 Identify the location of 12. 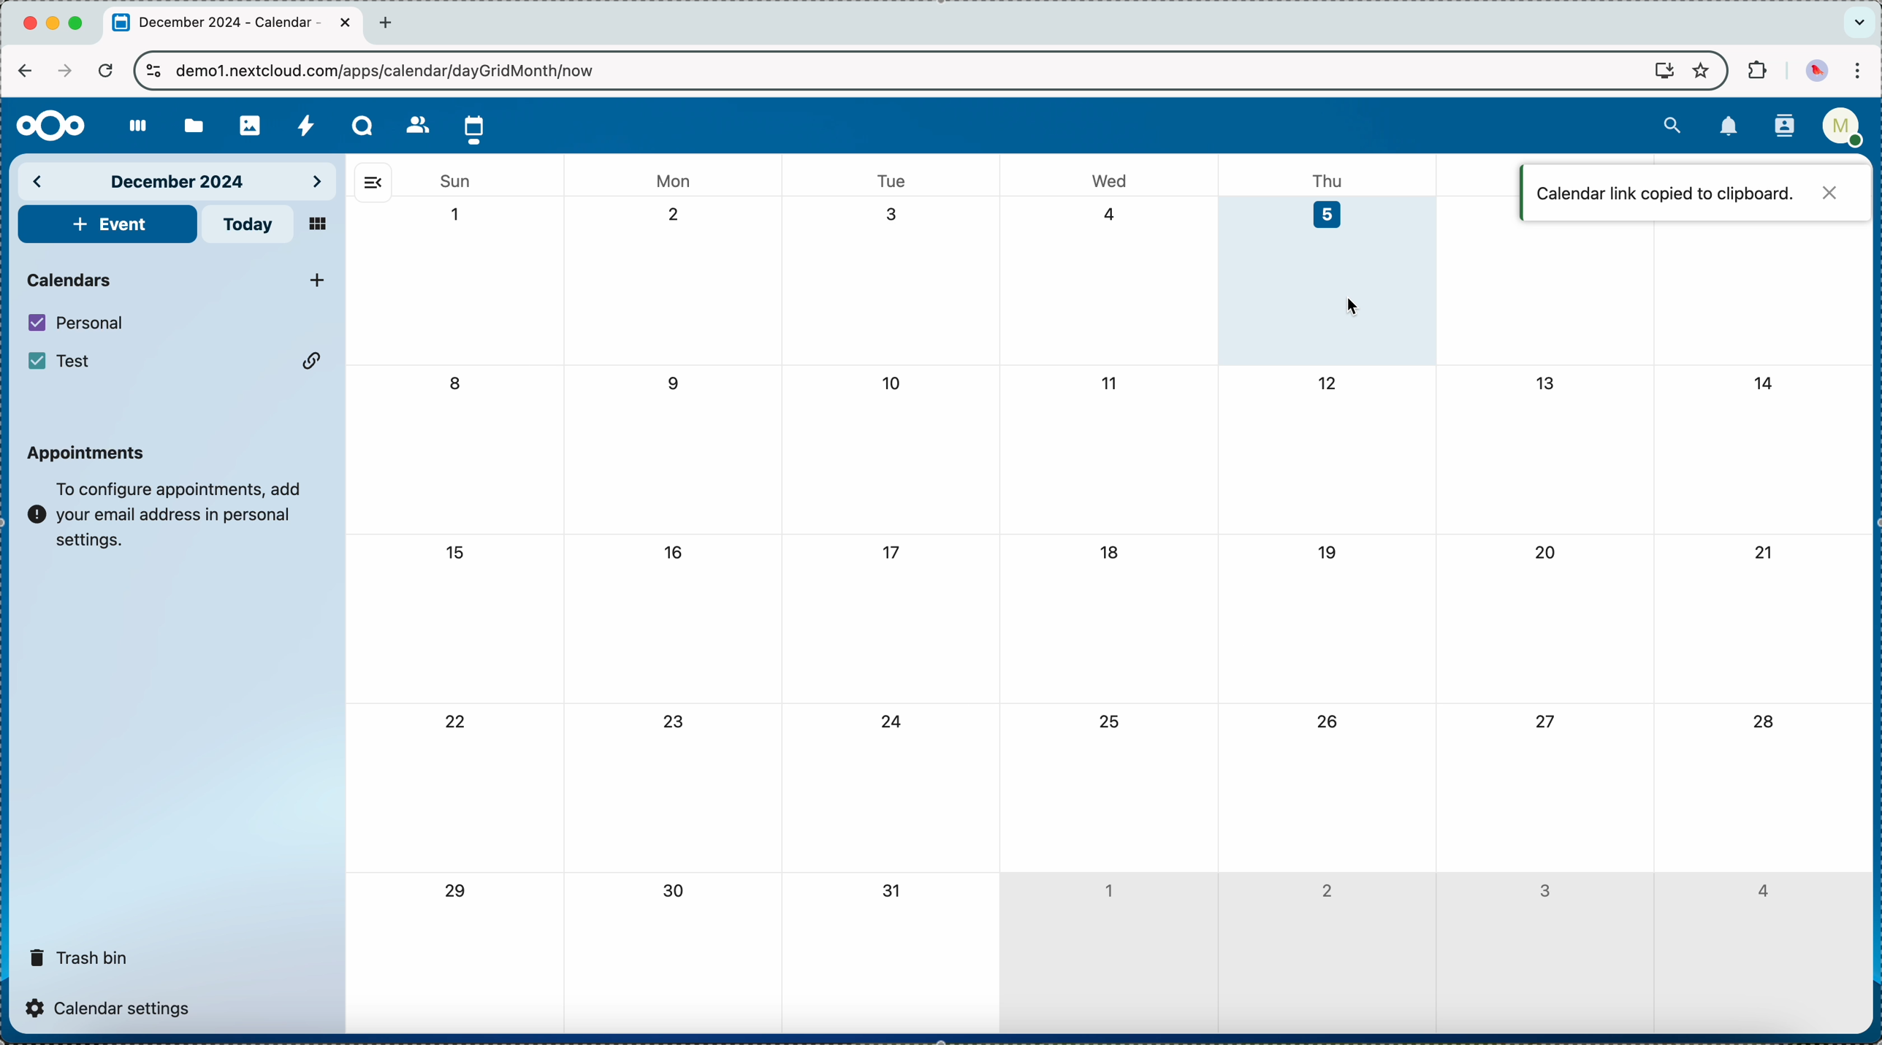
(1329, 383).